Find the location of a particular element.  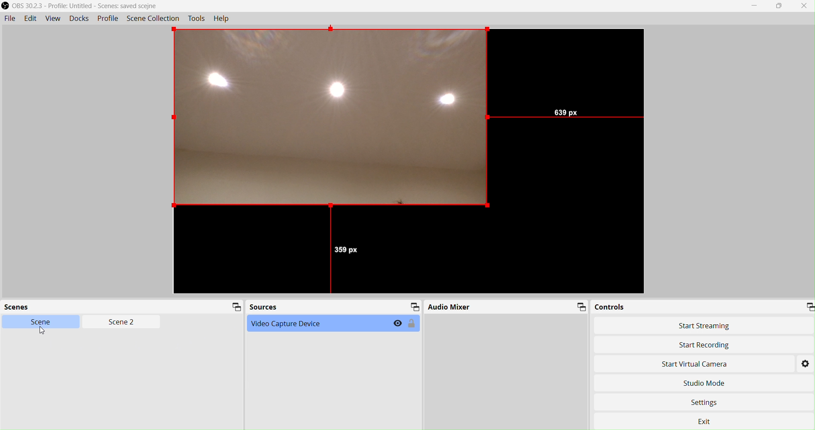

639 px is located at coordinates (565, 113).